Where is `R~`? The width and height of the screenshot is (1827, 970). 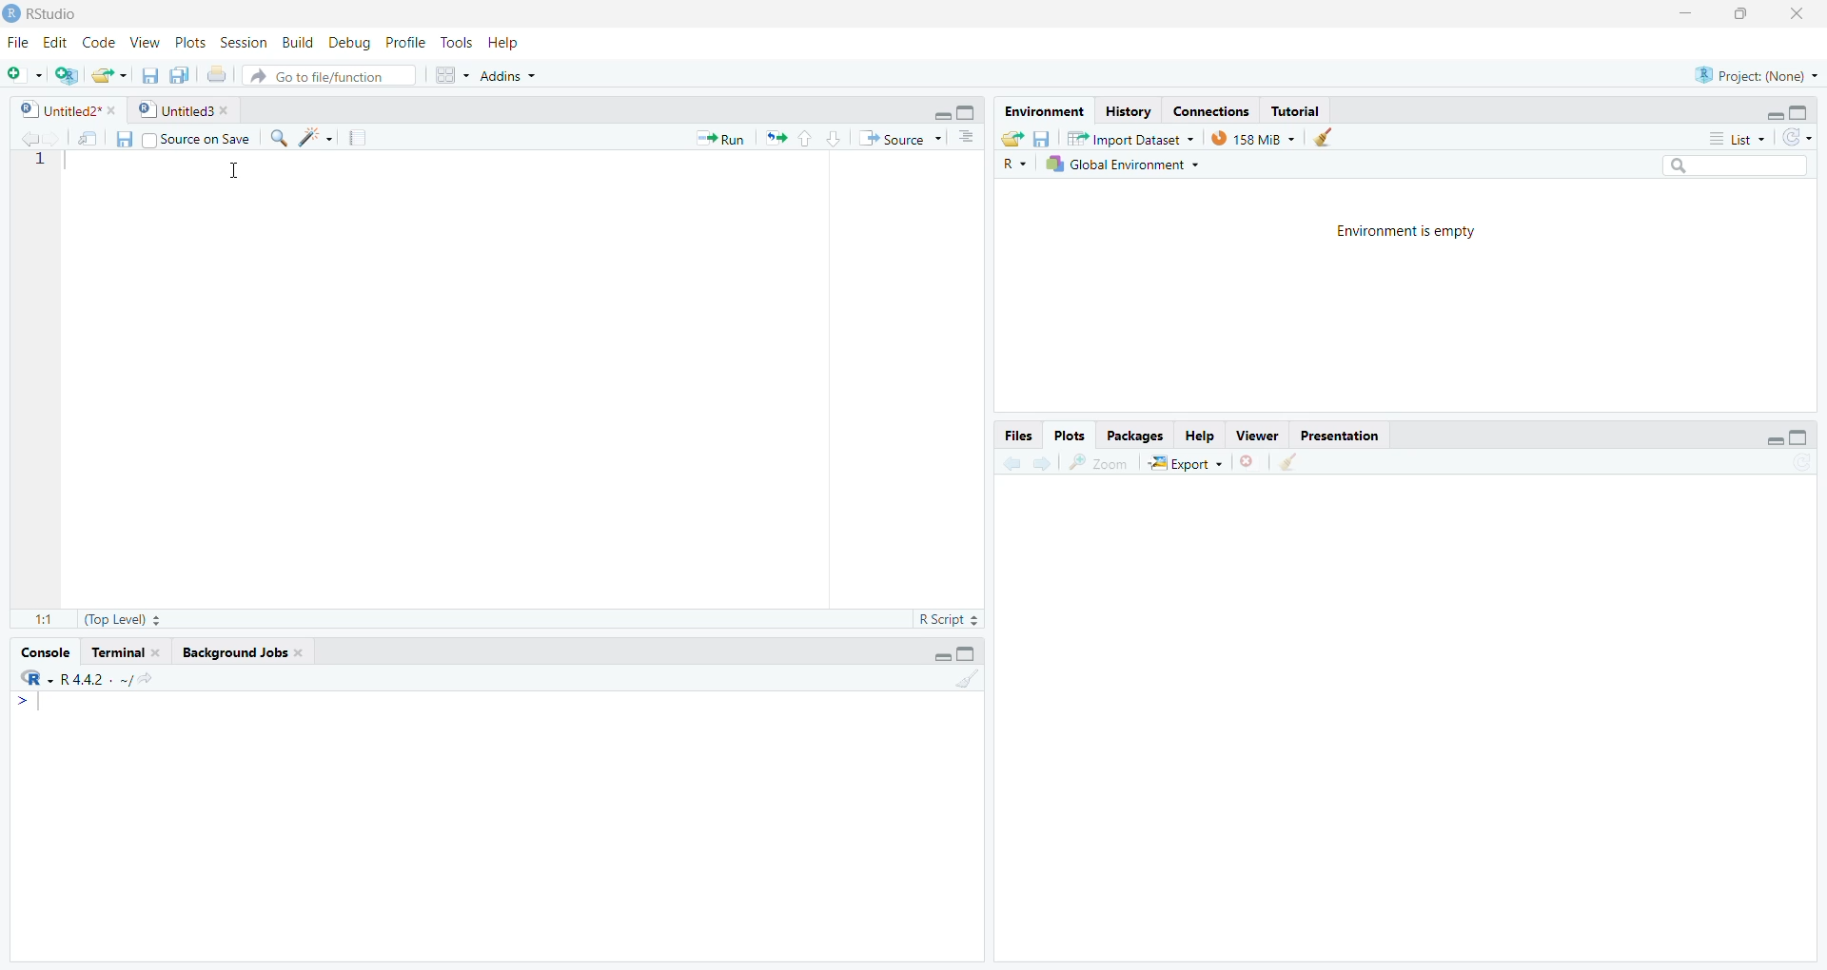
R~ is located at coordinates (1015, 162).